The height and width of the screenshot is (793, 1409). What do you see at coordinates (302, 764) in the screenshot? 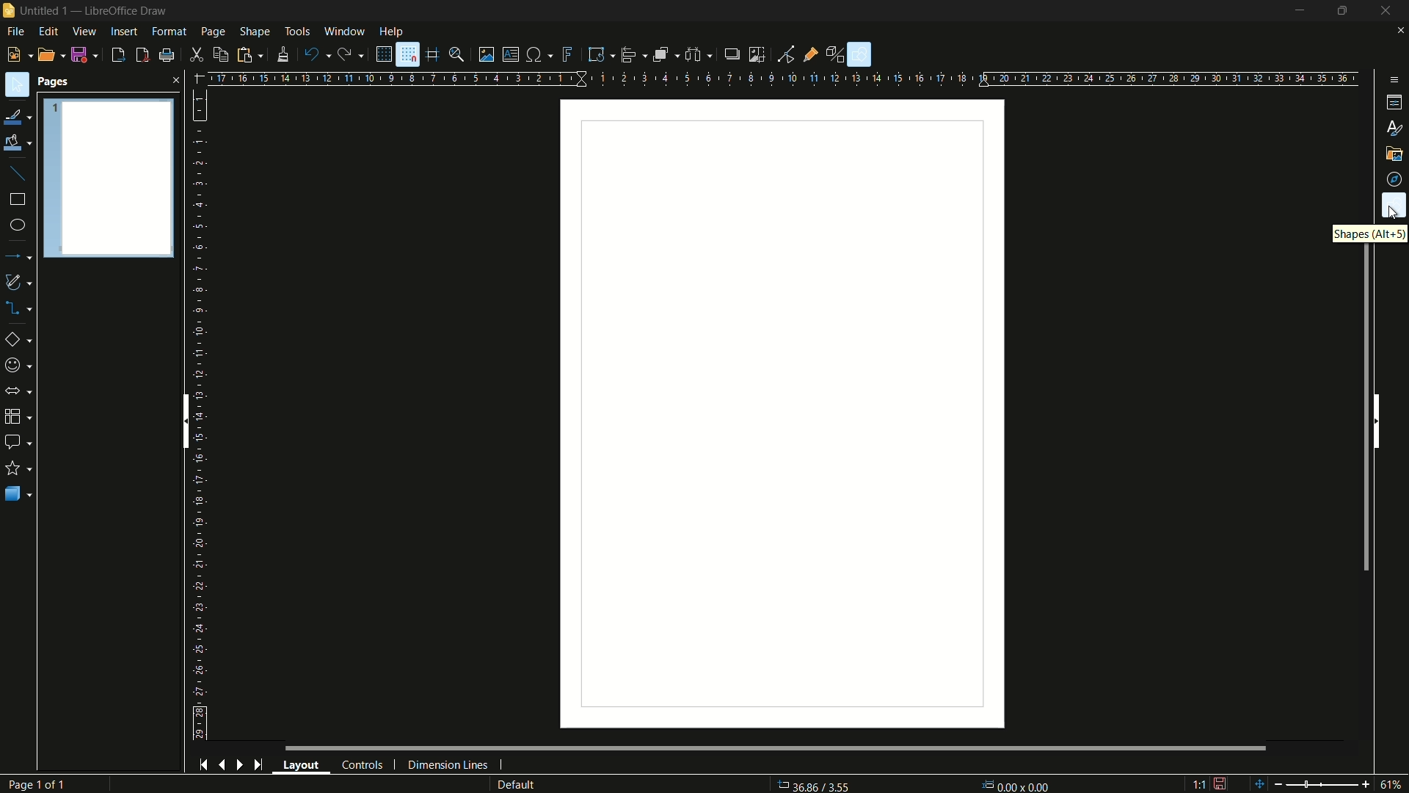
I see `layout` at bounding box center [302, 764].